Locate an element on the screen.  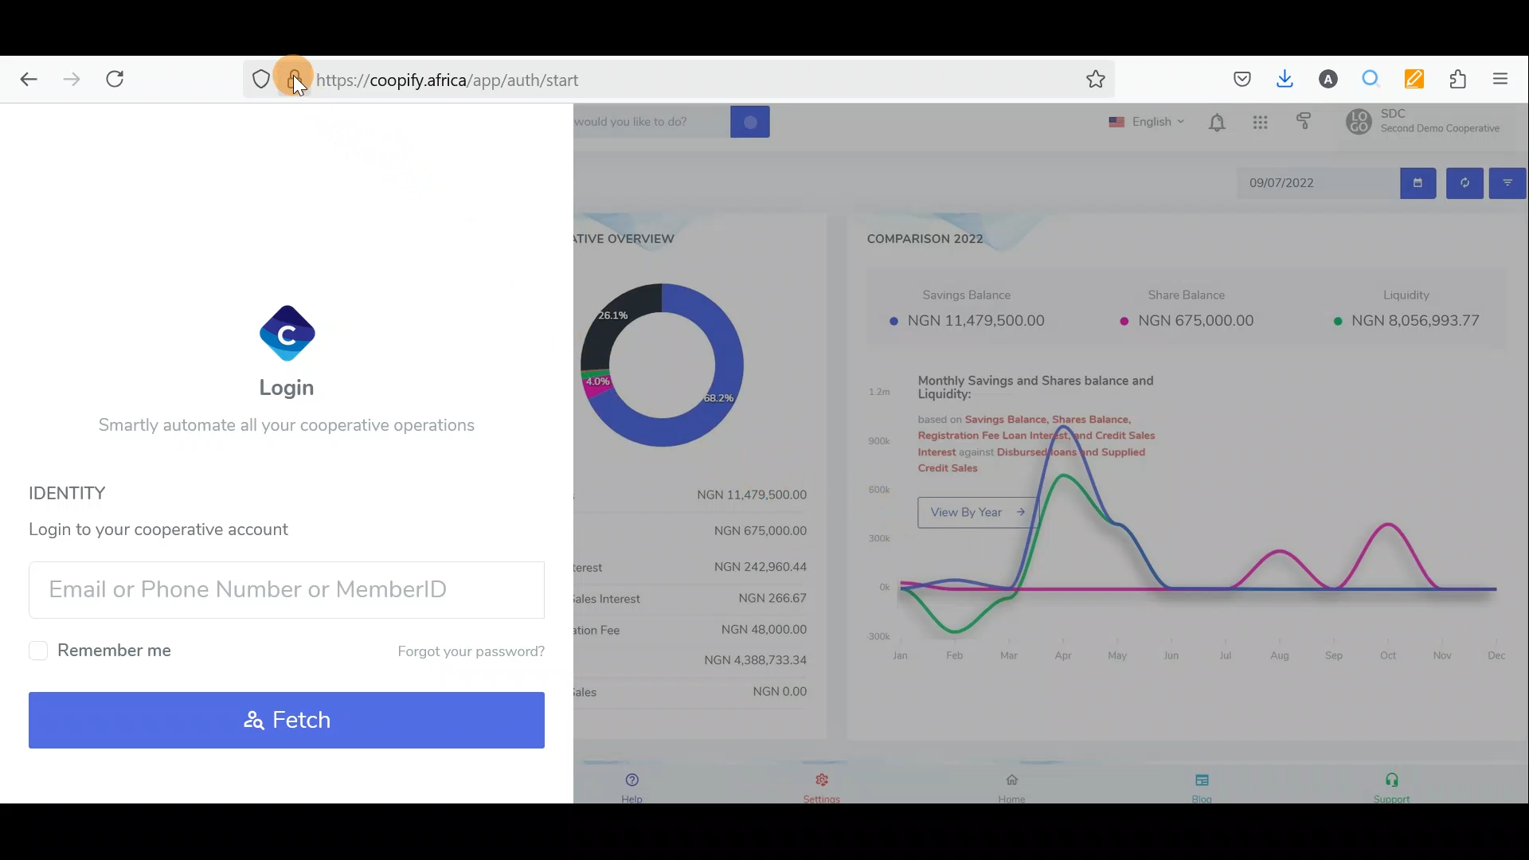
Login is located at coordinates (290, 351).